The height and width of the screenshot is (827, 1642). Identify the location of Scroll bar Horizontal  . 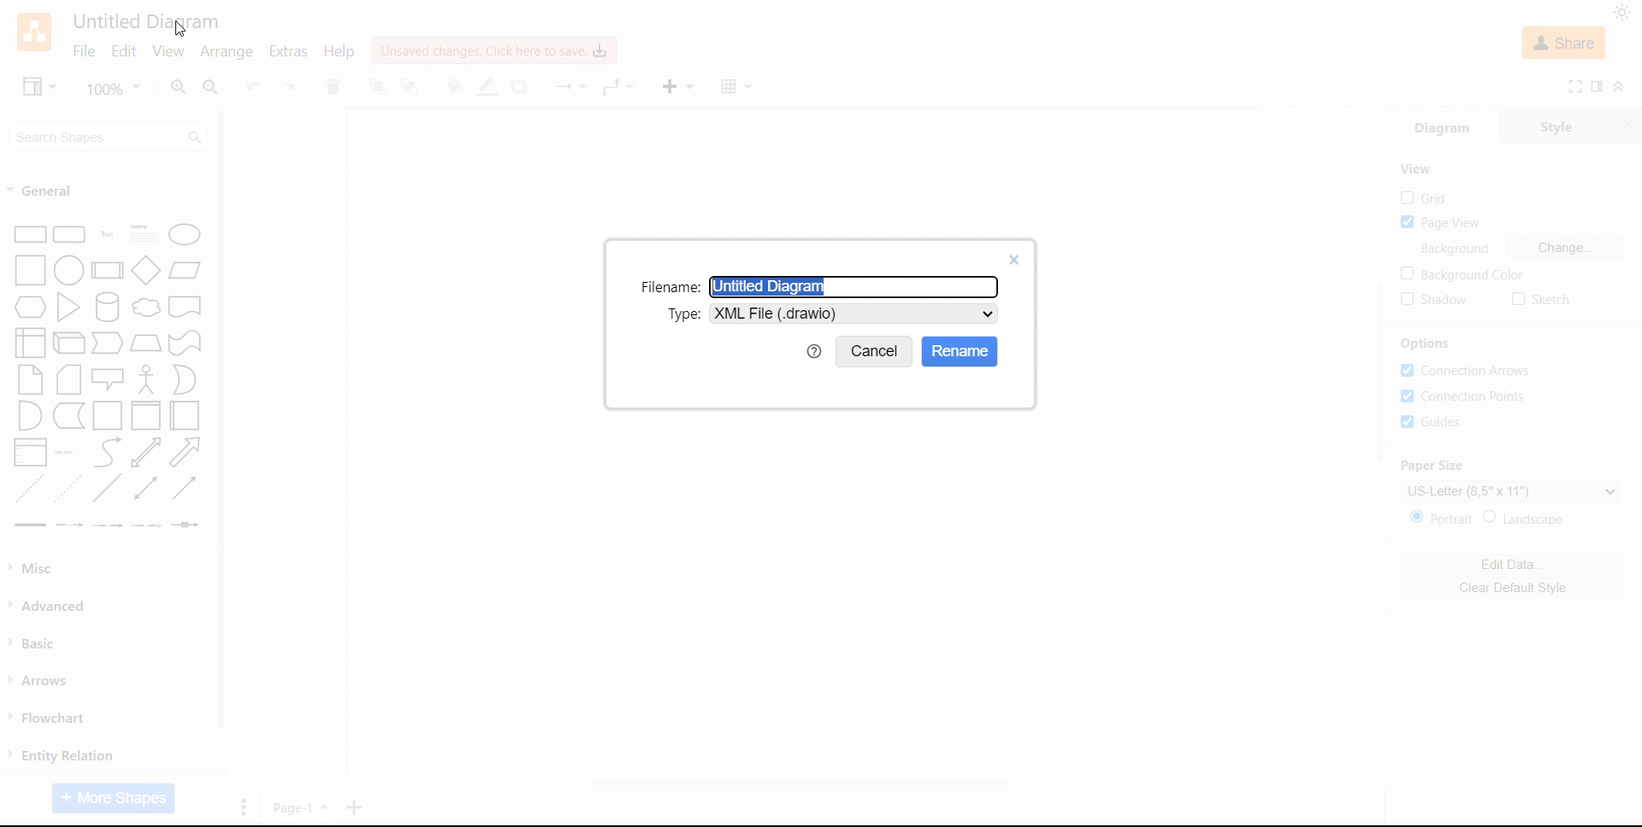
(797, 784).